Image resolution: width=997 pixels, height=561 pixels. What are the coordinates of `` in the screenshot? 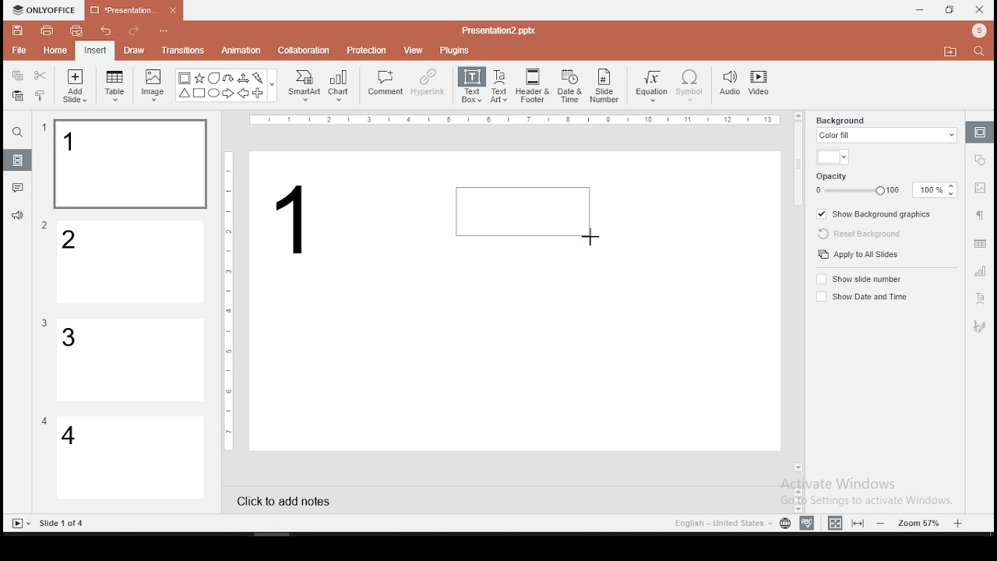 It's located at (273, 86).